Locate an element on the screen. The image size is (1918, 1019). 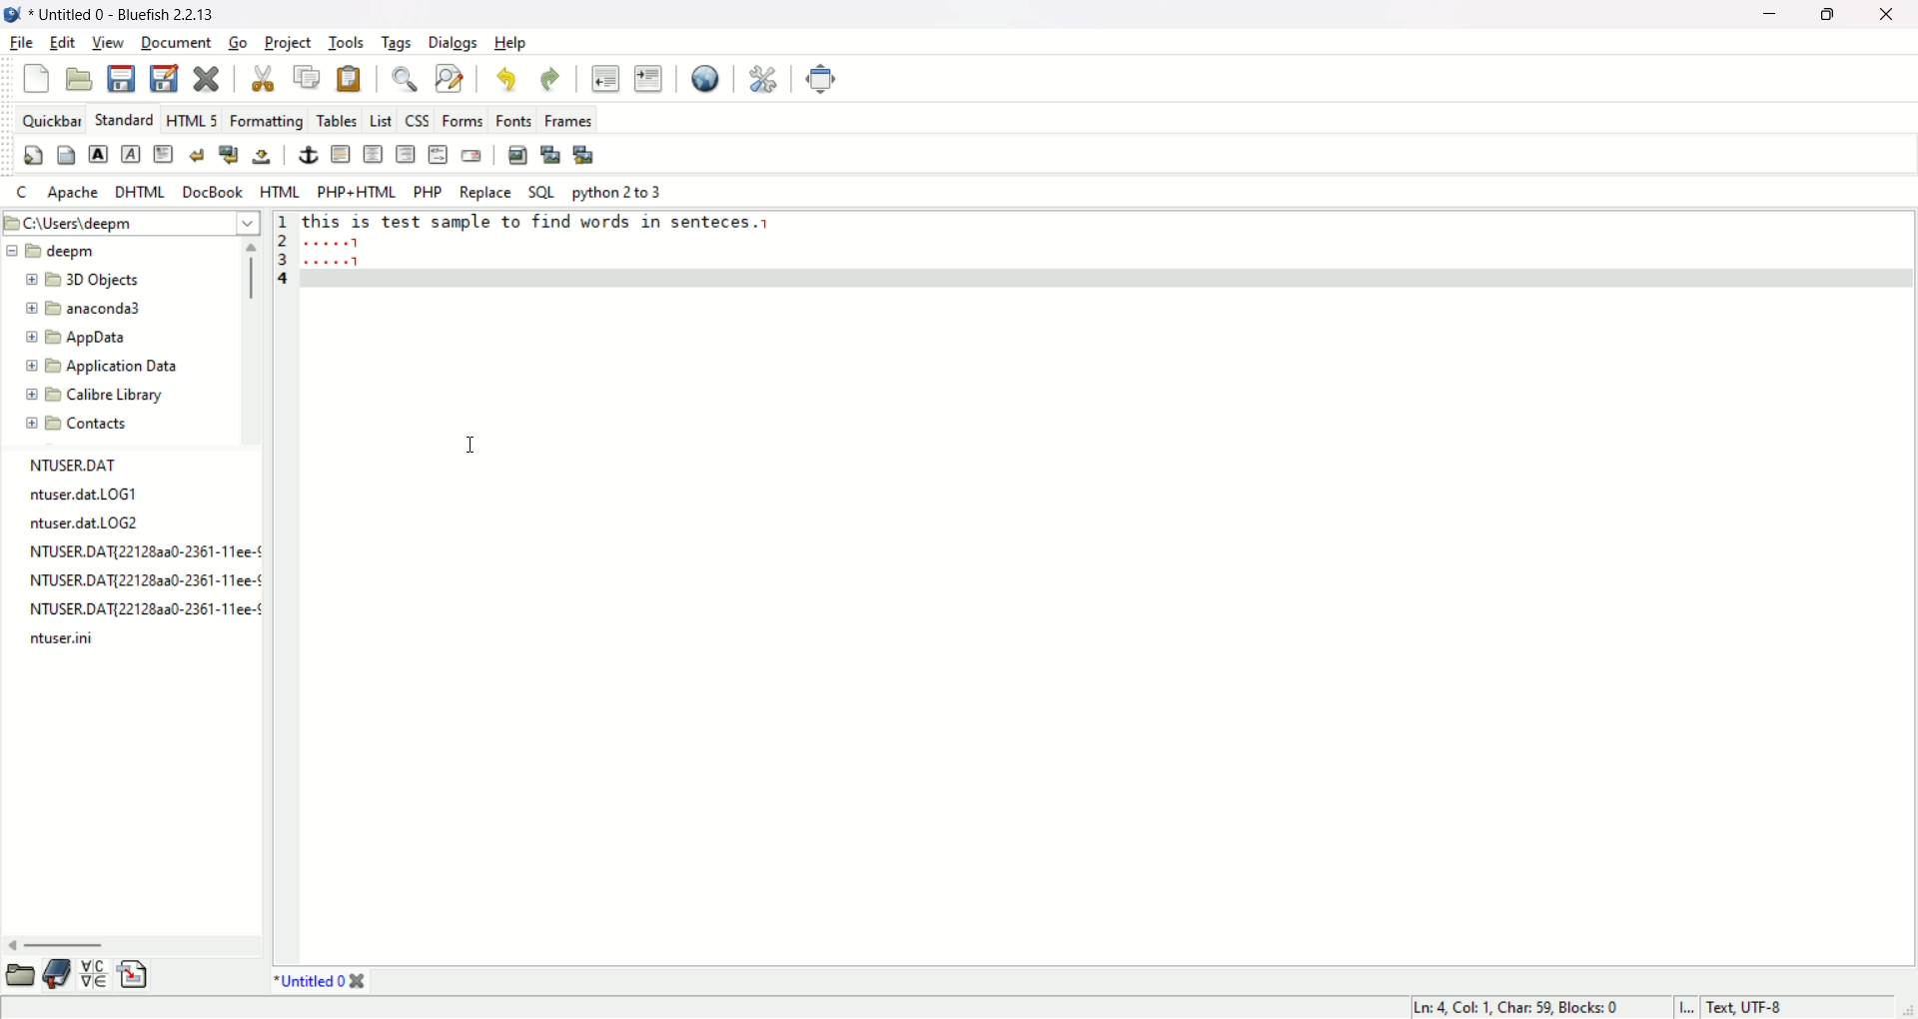
css is located at coordinates (416, 120).